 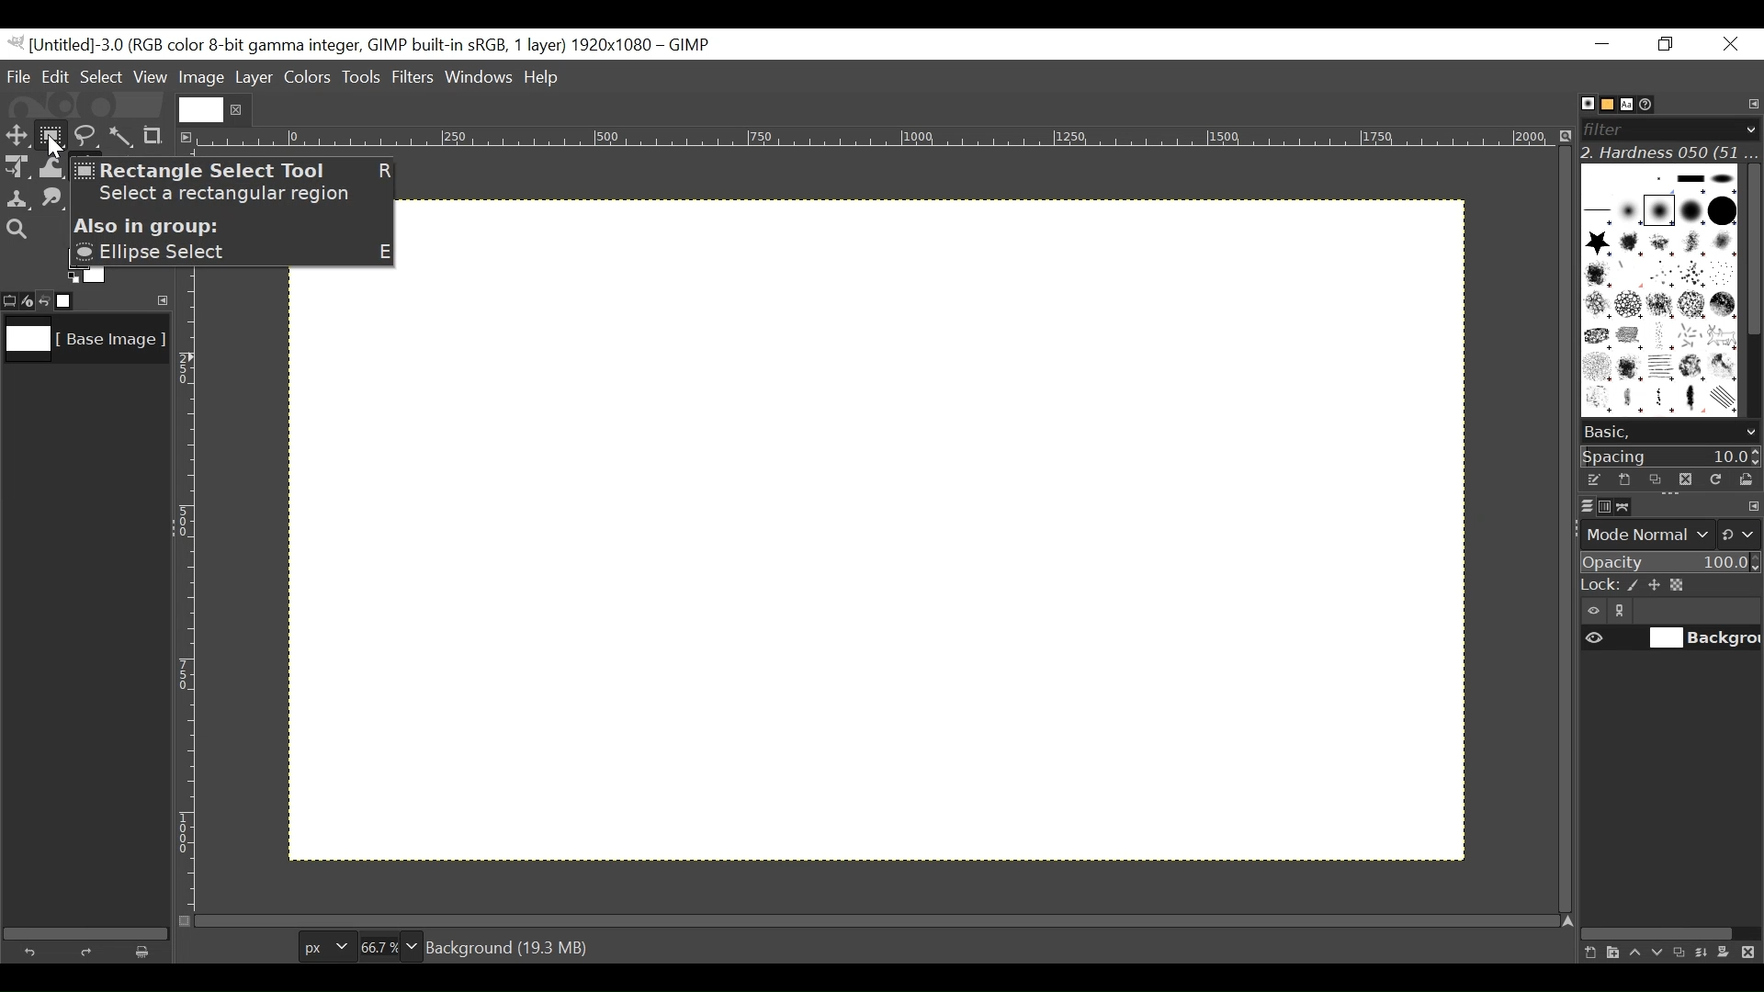 I want to click on Duplicate brush, so click(x=1655, y=479).